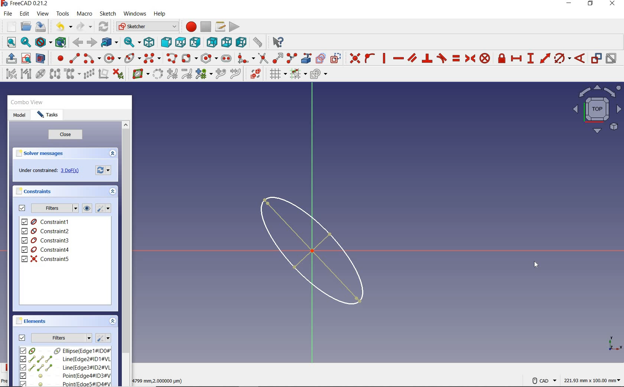 The width and height of the screenshot is (624, 387). Describe the element at coordinates (171, 74) in the screenshot. I see `increase B-Spline Degree` at that location.